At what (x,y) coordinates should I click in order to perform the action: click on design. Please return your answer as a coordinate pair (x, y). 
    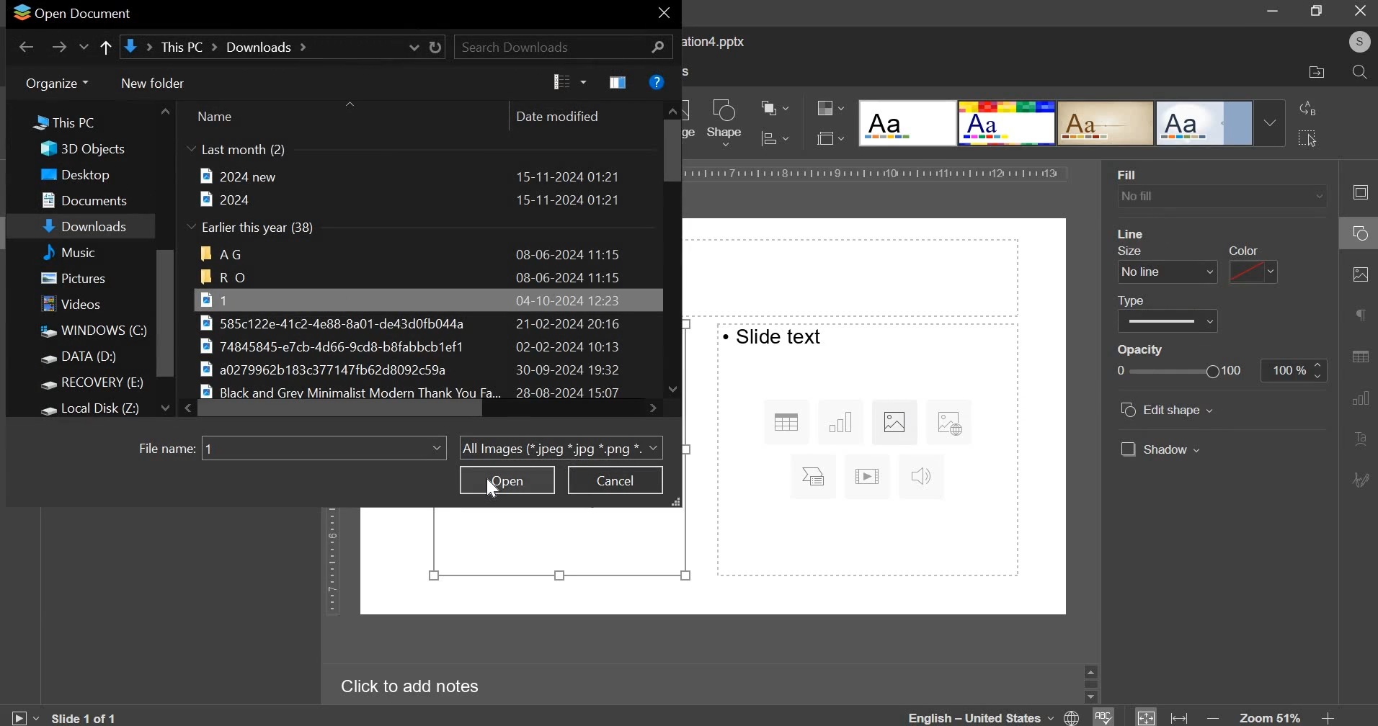
    Looking at the image, I should click on (1008, 124).